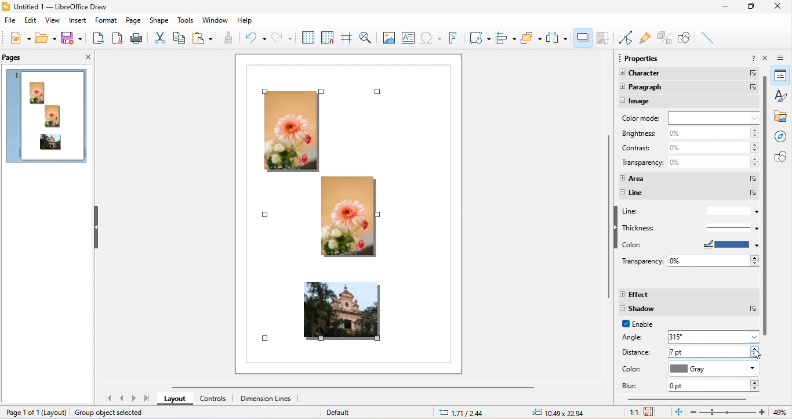 This screenshot has width=792, height=419. I want to click on close, so click(767, 58).